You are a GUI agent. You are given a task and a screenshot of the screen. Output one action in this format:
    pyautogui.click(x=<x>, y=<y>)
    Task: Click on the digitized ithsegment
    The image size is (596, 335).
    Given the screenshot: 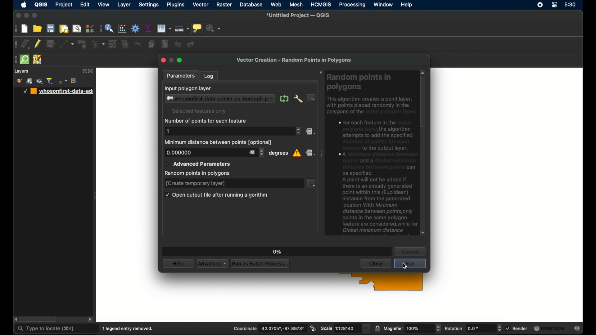 What is the action you would take?
    pyautogui.click(x=66, y=44)
    